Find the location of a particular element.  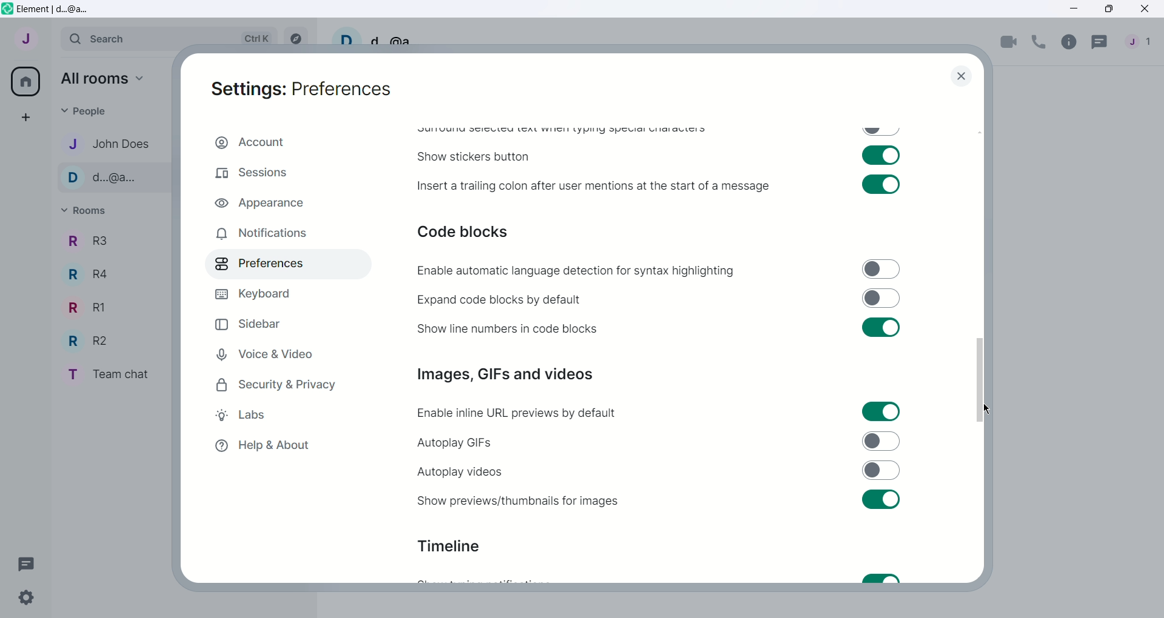

Enable automatic language detection for syntax highlighting is located at coordinates (576, 270).